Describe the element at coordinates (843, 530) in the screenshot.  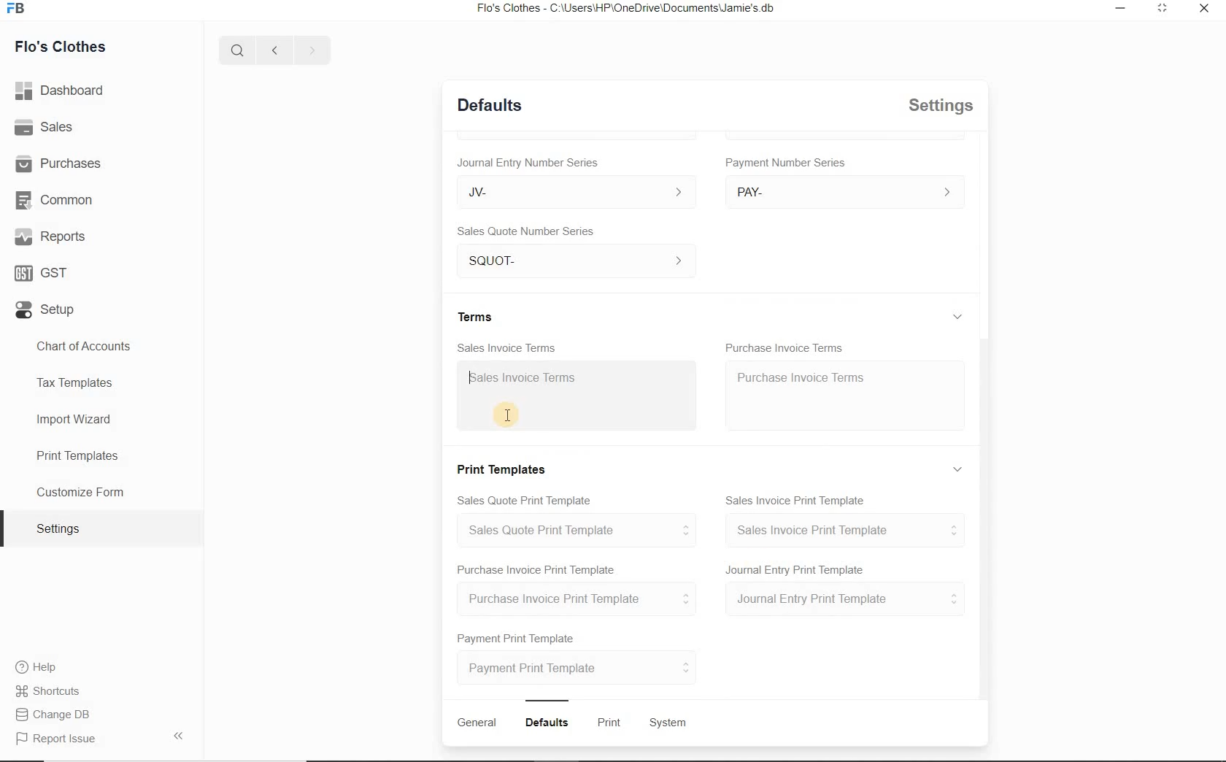
I see `Sales Invoice Print Template` at that location.